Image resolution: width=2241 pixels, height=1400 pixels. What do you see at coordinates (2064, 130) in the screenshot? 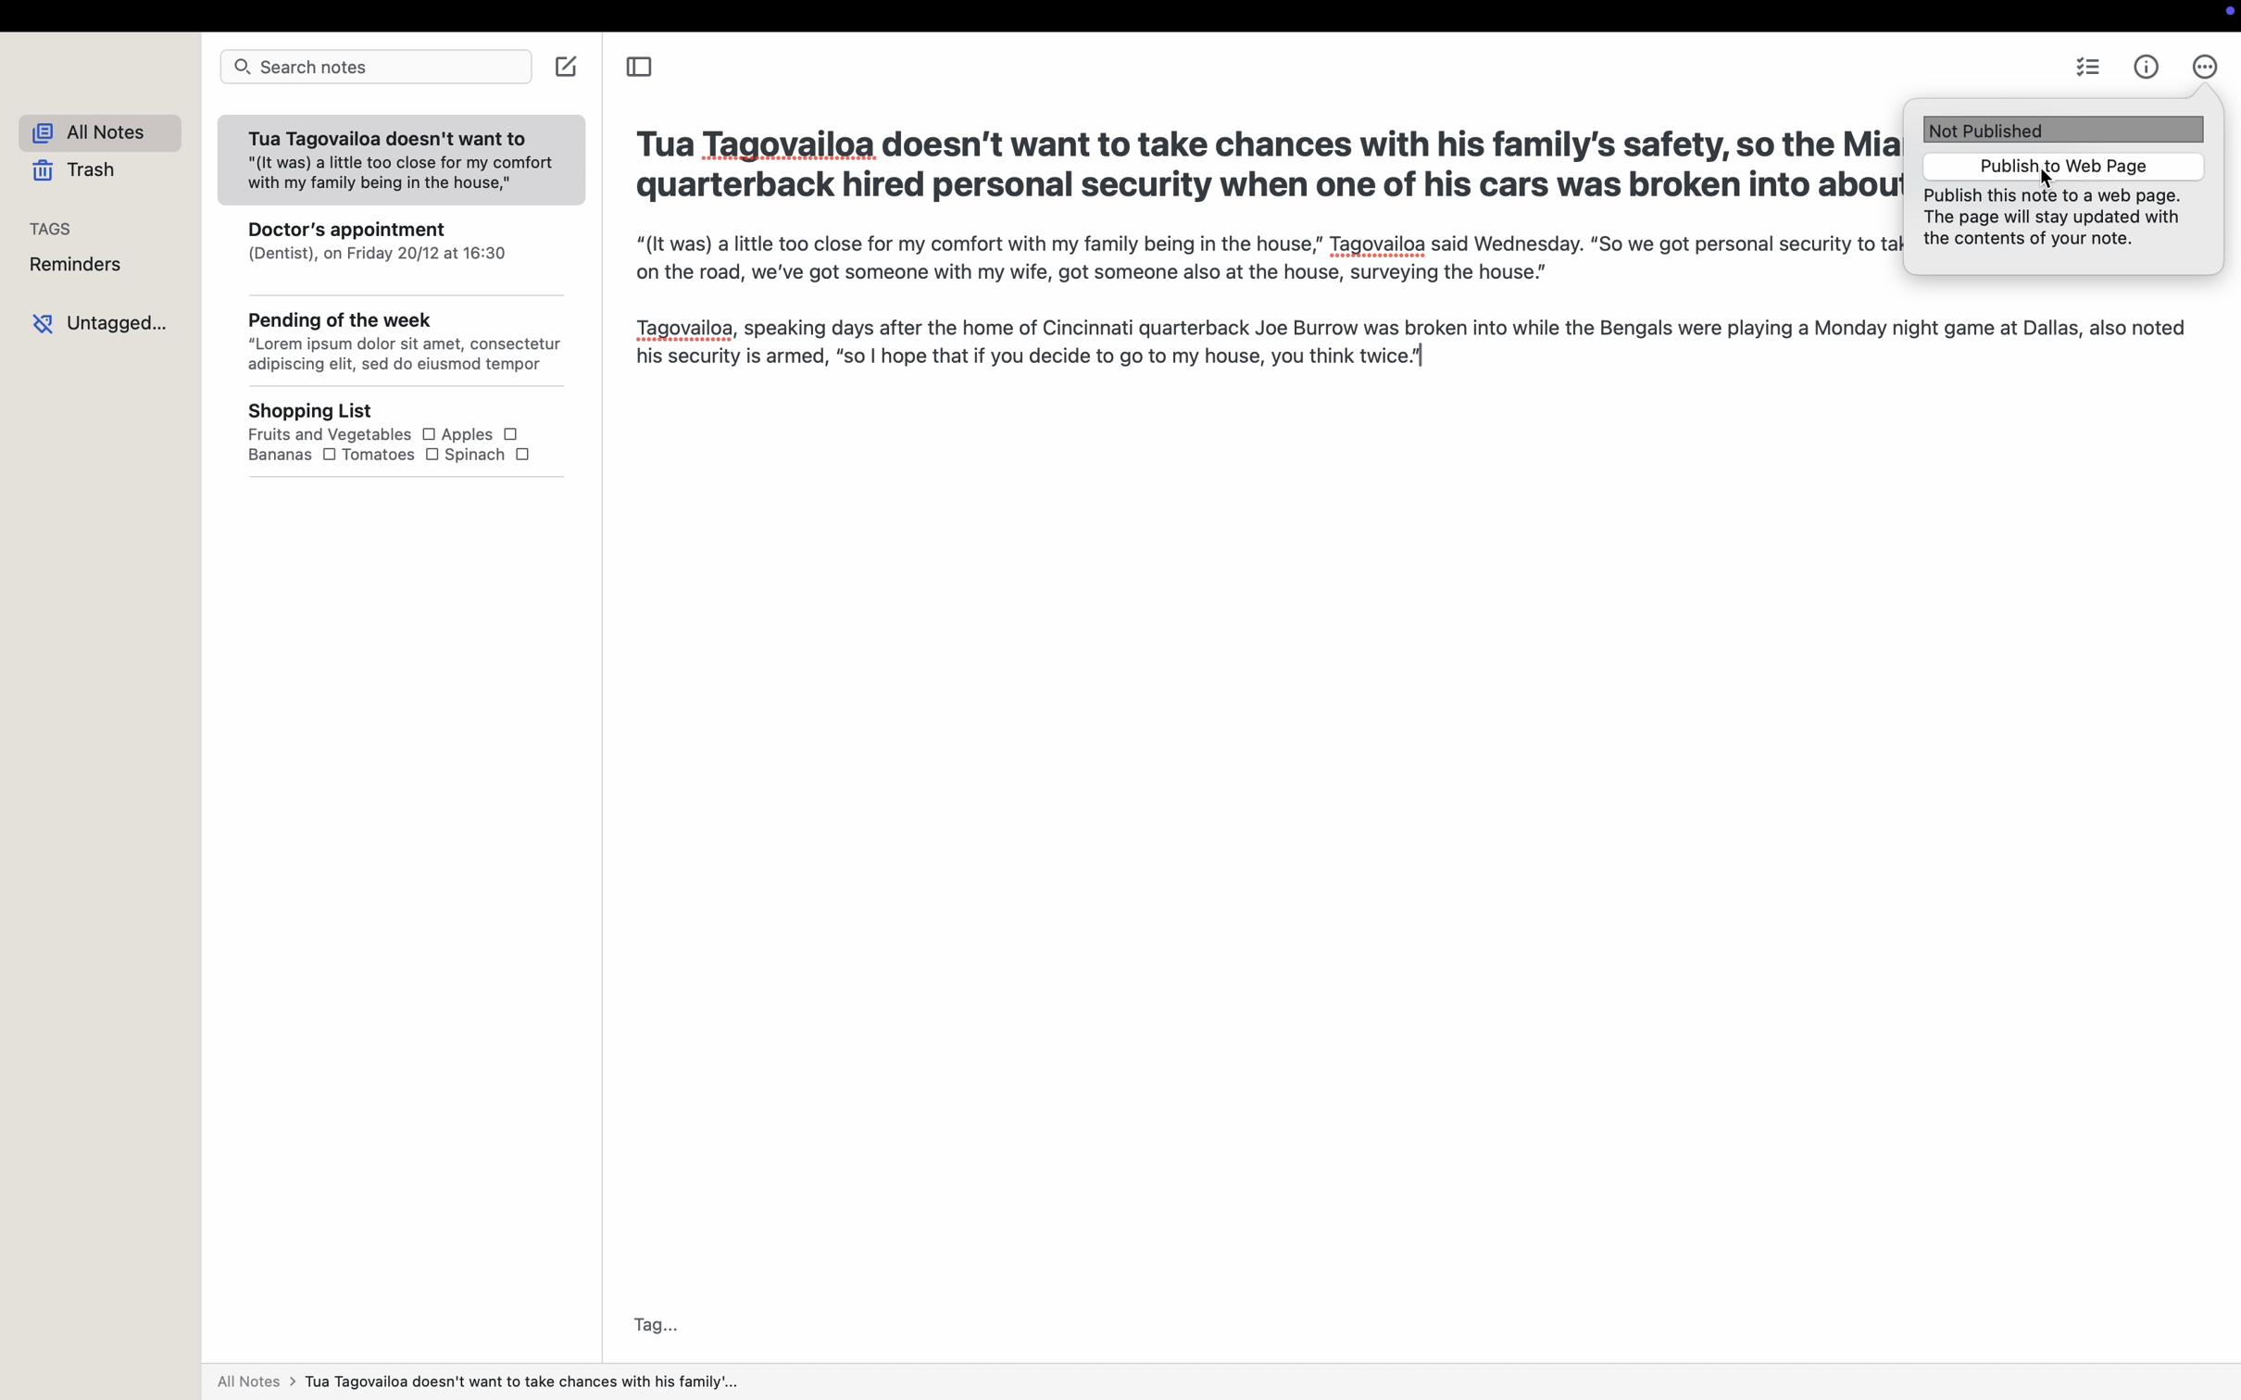
I see `not published` at bounding box center [2064, 130].